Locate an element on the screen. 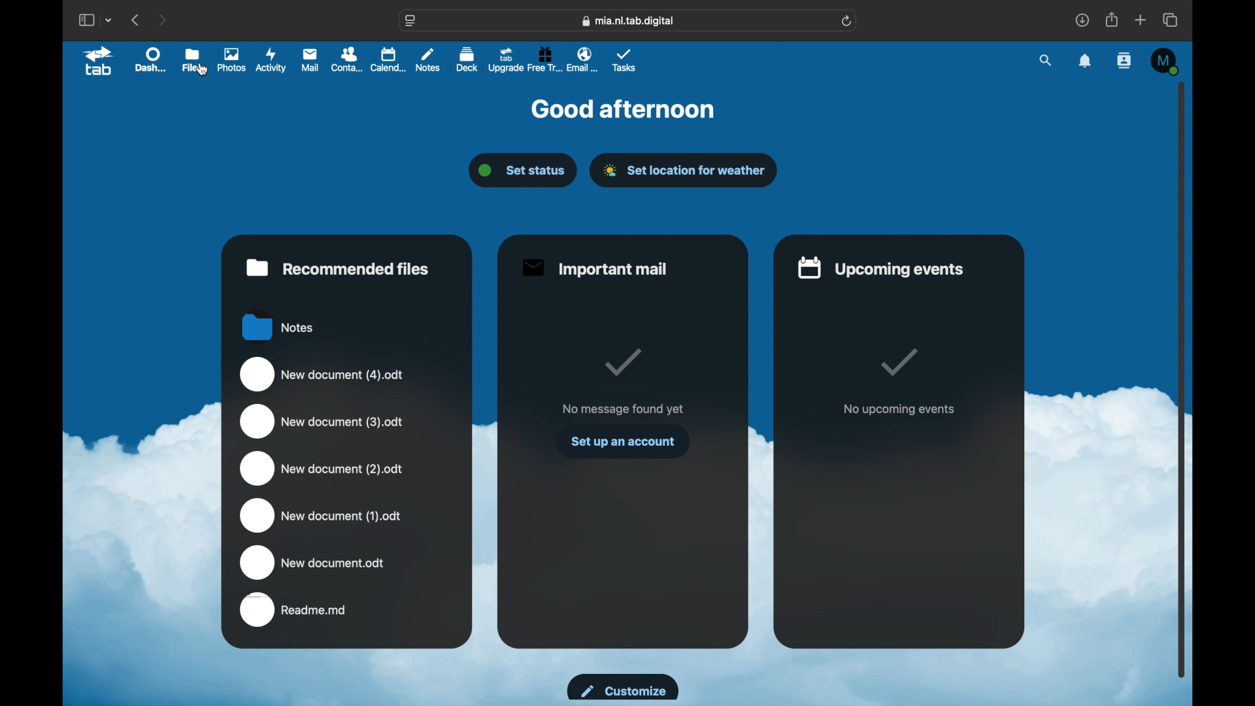  scroll box is located at coordinates (1180, 380).